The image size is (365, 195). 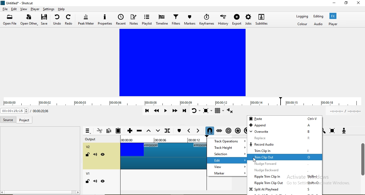 I want to click on In point, so click(x=344, y=111).